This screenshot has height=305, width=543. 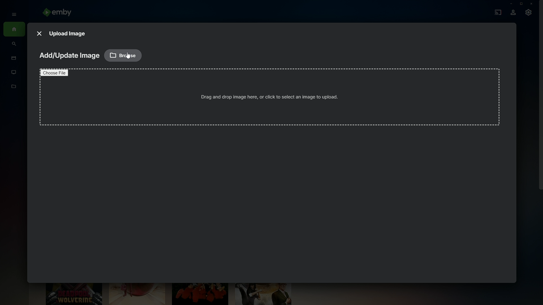 What do you see at coordinates (529, 14) in the screenshot?
I see `Settings` at bounding box center [529, 14].